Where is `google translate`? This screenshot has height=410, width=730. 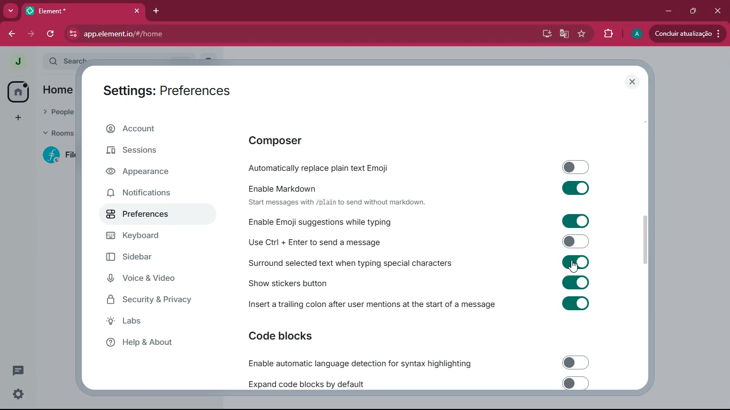 google translate is located at coordinates (563, 35).